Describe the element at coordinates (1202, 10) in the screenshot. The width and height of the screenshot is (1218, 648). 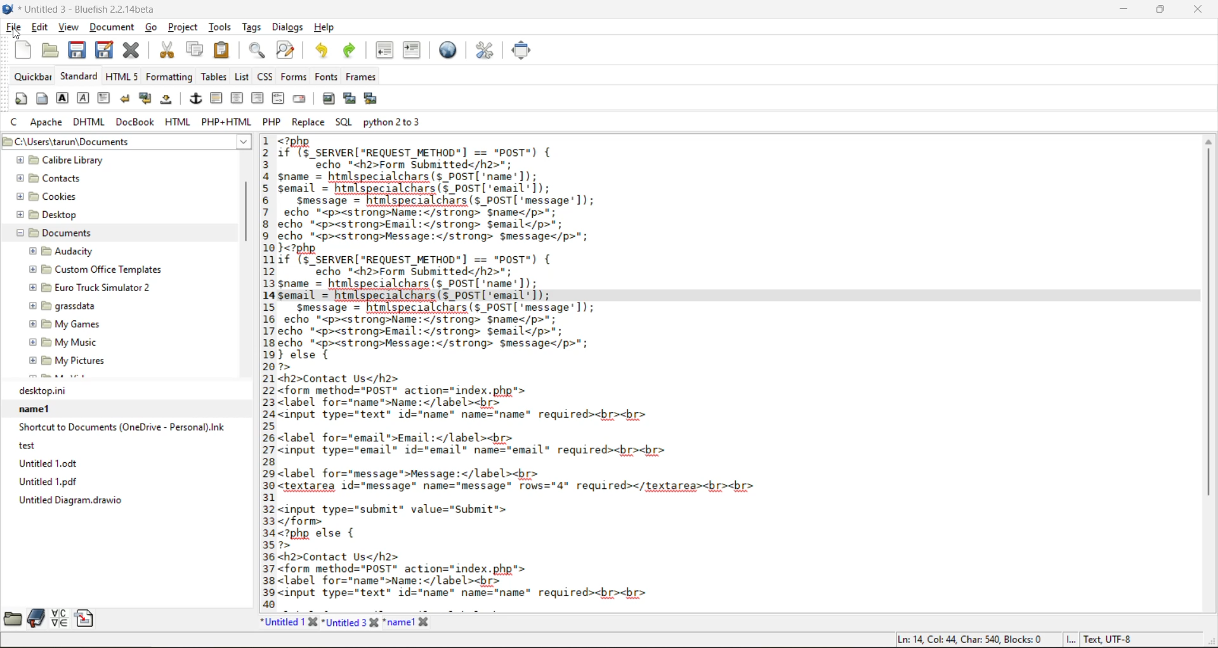
I see `close` at that location.